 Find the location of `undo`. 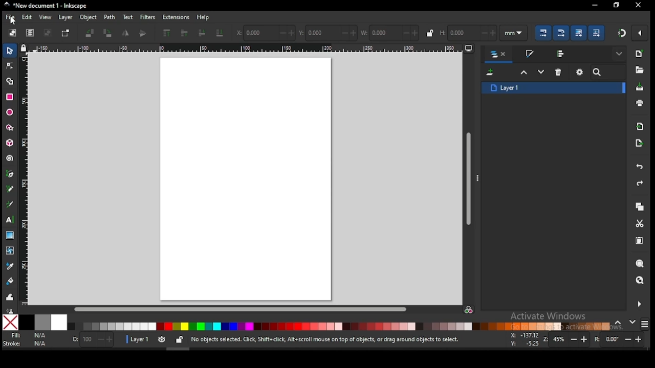

undo is located at coordinates (640, 167).